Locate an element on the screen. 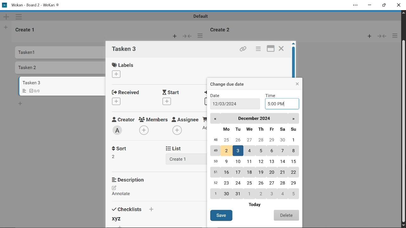 The height and width of the screenshot is (228, 406). New is located at coordinates (368, 37).